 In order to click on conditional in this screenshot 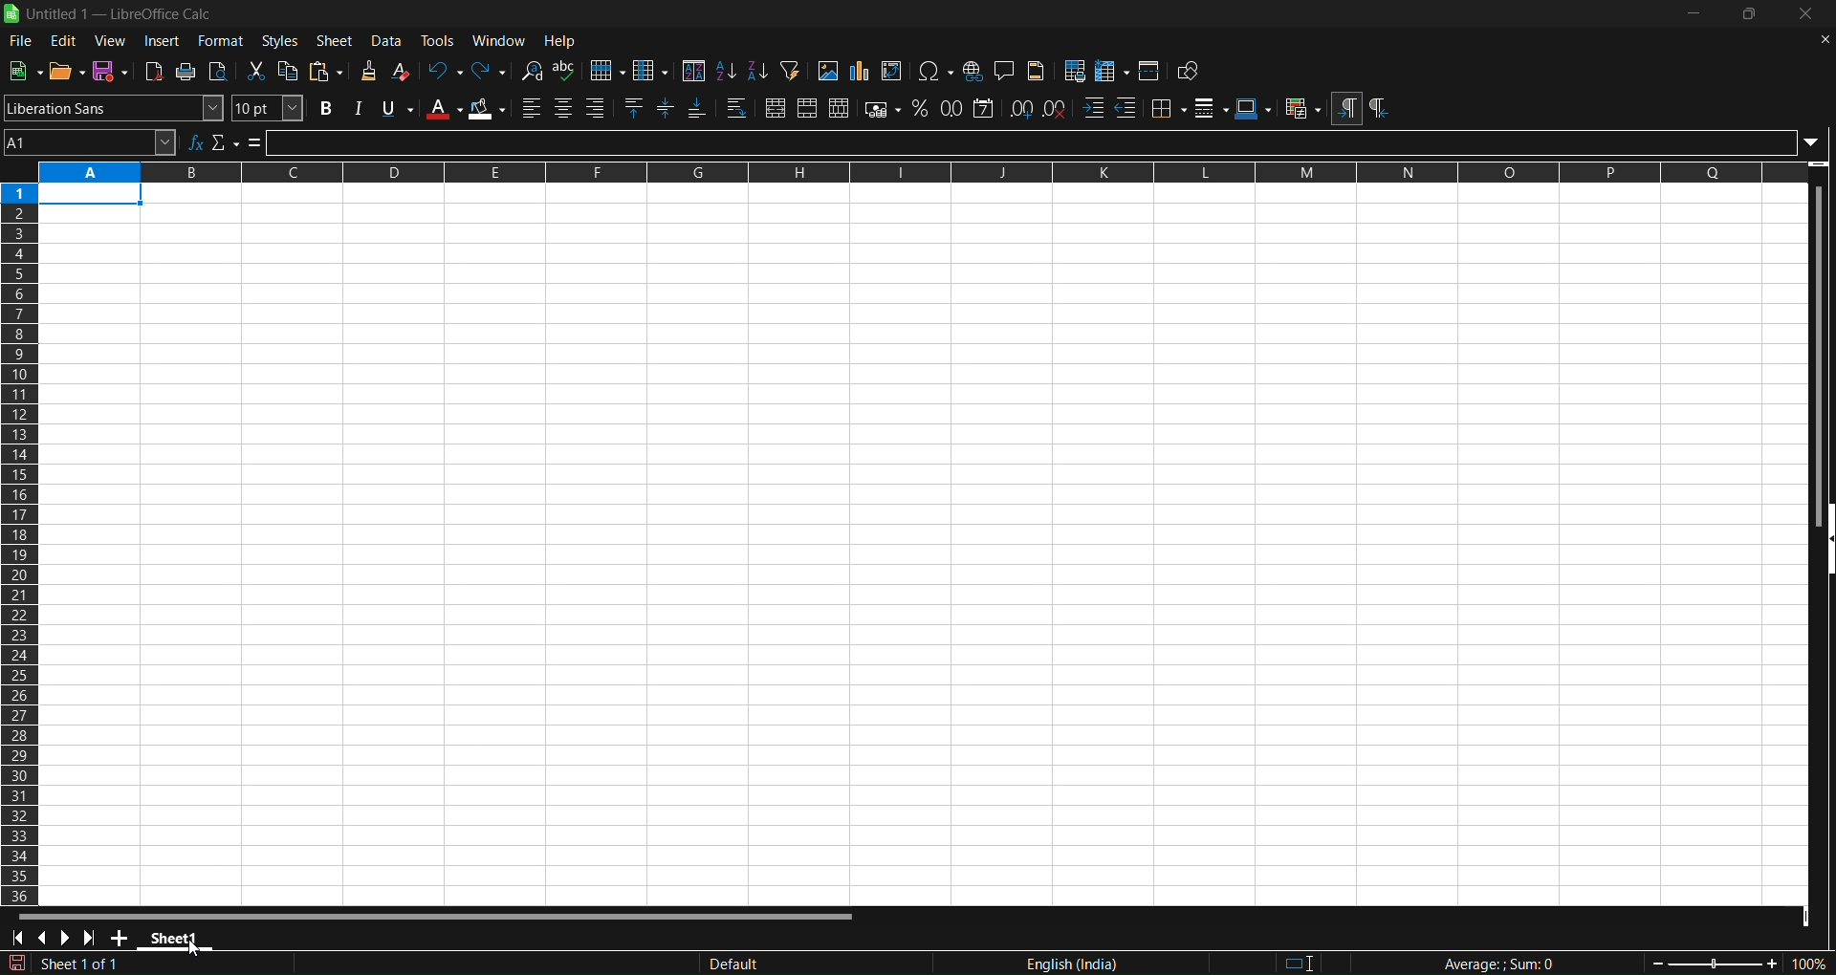, I will do `click(1301, 109)`.